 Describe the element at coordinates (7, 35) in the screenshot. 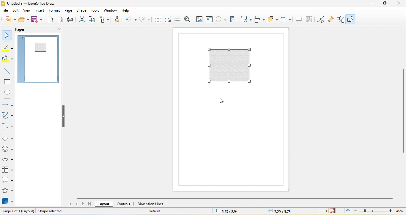

I see `select` at that location.